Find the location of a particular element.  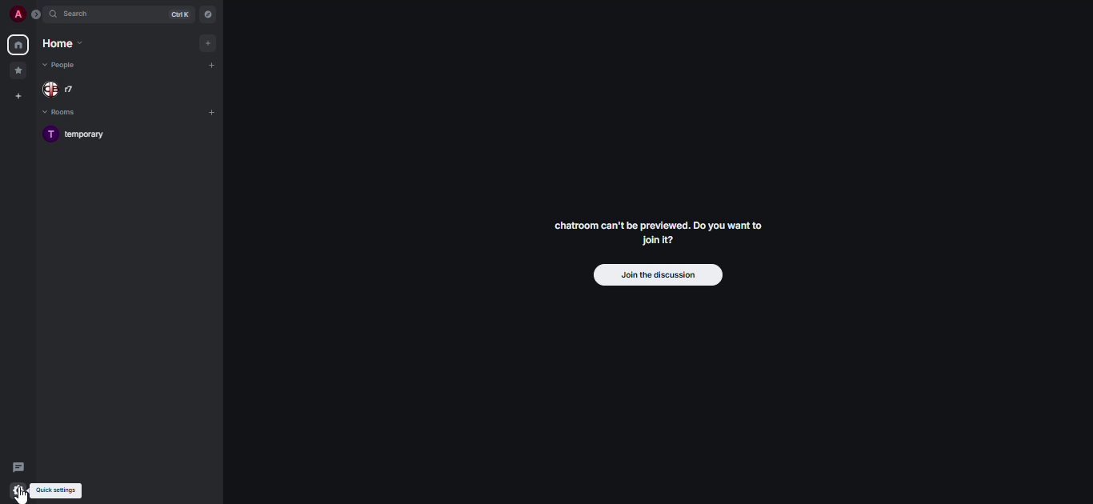

expand is located at coordinates (34, 14).